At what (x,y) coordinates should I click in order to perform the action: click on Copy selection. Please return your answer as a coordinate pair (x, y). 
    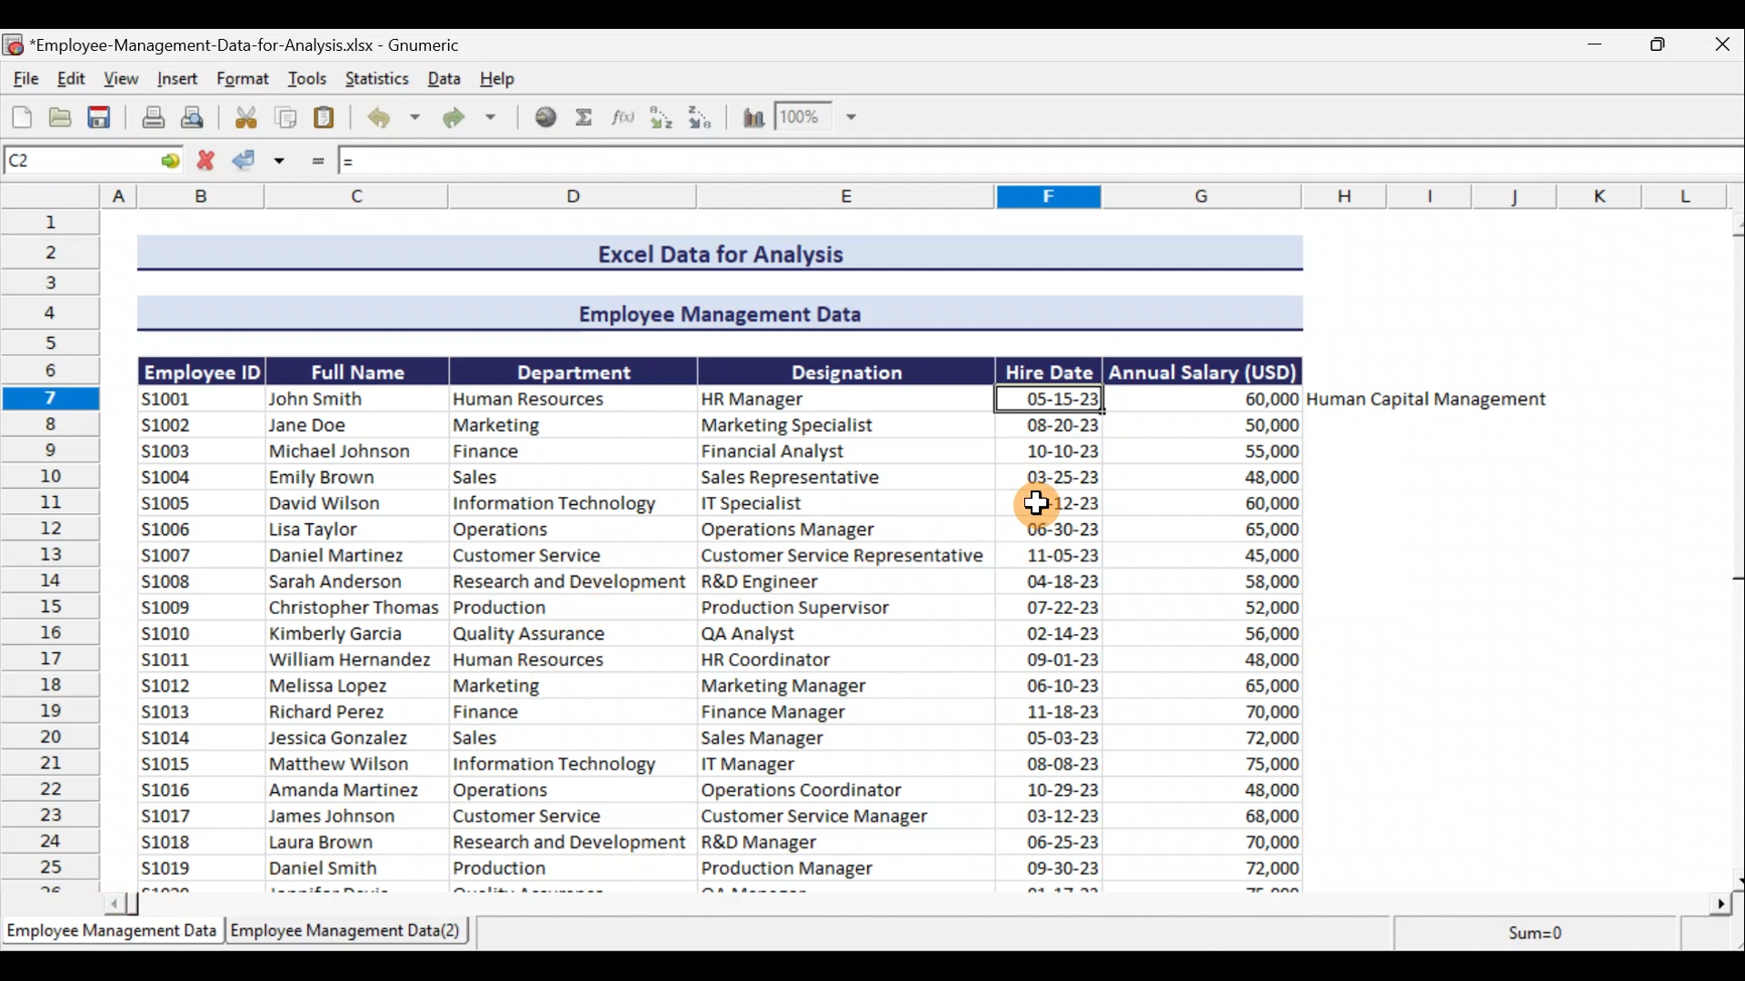
    Looking at the image, I should click on (285, 121).